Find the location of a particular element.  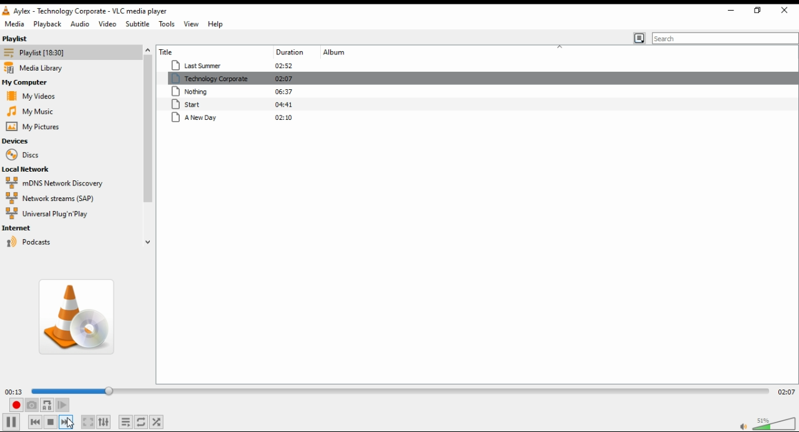

media is located at coordinates (15, 25).